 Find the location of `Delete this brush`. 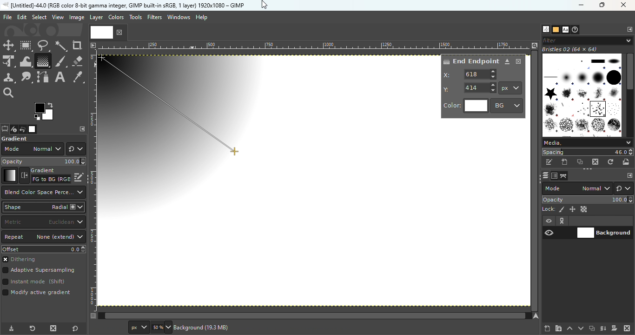

Delete this brush is located at coordinates (596, 161).